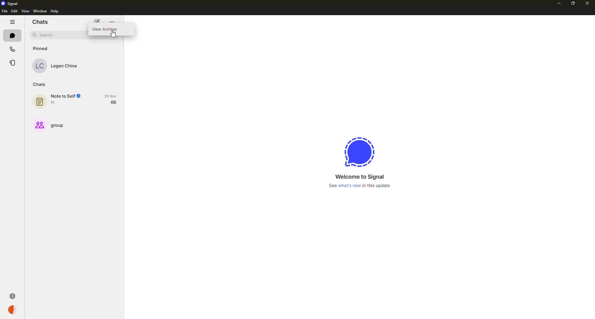 This screenshot has height=319, width=595. What do you see at coordinates (55, 11) in the screenshot?
I see `help` at bounding box center [55, 11].